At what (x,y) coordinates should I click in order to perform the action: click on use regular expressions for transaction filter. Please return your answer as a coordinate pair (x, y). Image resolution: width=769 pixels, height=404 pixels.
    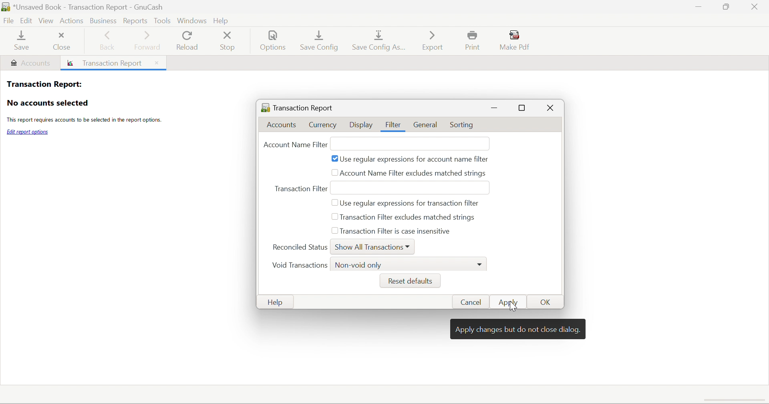
    Looking at the image, I should click on (413, 204).